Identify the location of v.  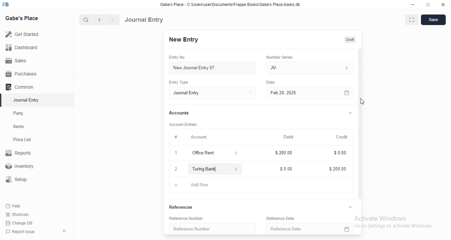
(352, 206).